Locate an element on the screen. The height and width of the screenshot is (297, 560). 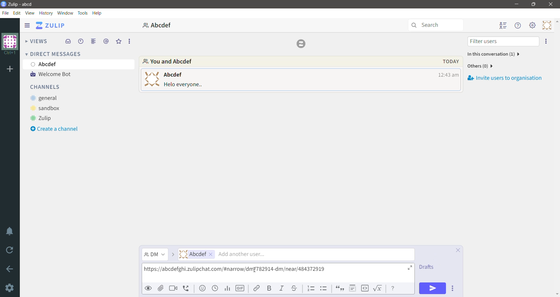
Welcome Bot is located at coordinates (55, 74).